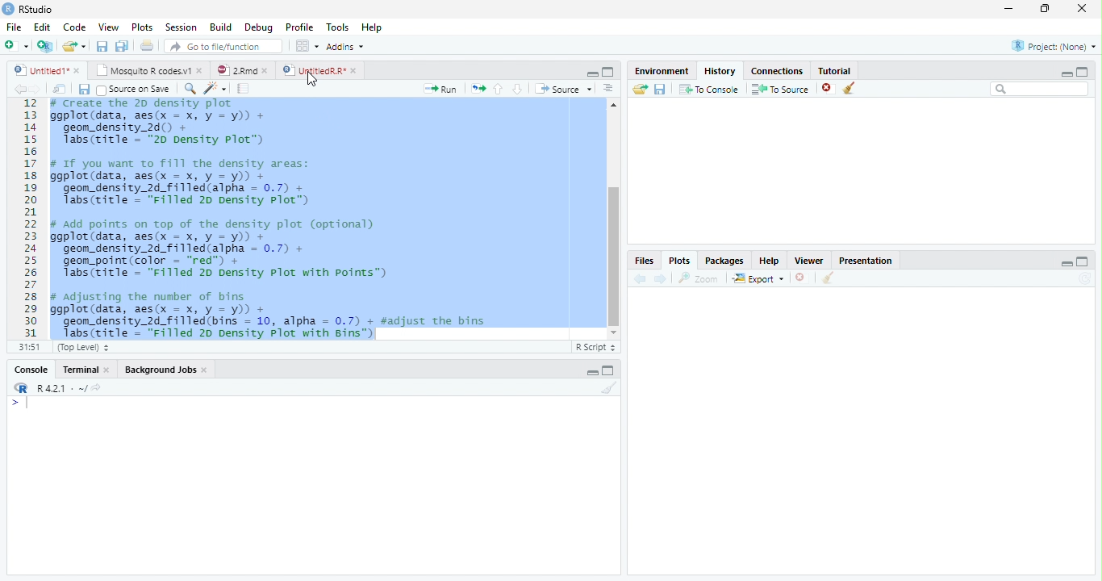 The image size is (1102, 581). Describe the element at coordinates (122, 45) in the screenshot. I see `save all open document` at that location.